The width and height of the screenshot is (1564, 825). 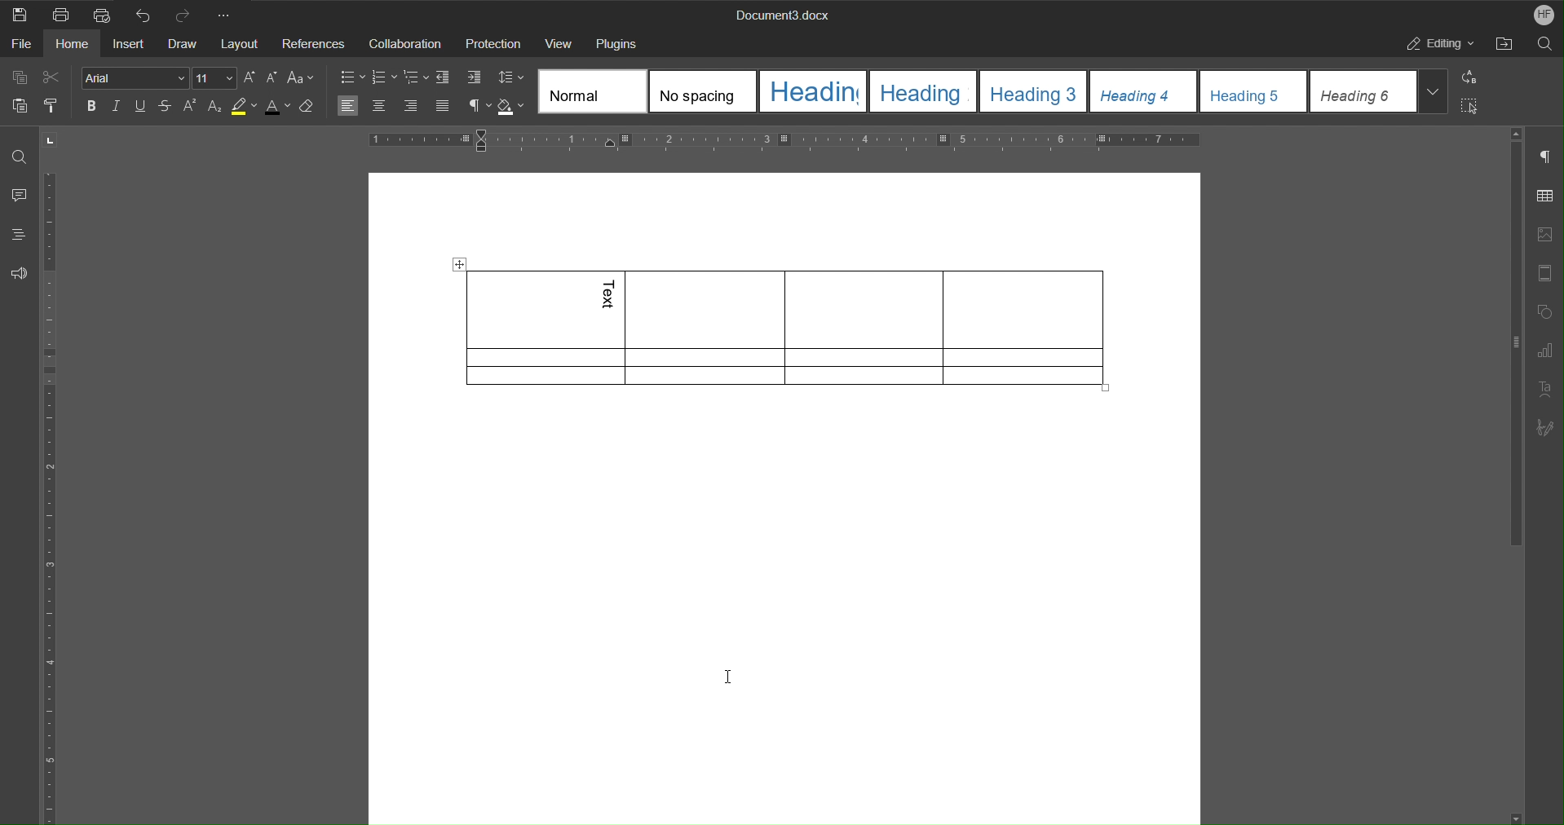 What do you see at coordinates (1473, 105) in the screenshot?
I see `Select All` at bounding box center [1473, 105].